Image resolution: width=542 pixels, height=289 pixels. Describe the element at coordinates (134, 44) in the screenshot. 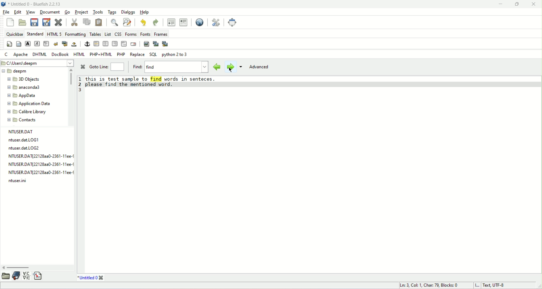

I see `email` at that location.